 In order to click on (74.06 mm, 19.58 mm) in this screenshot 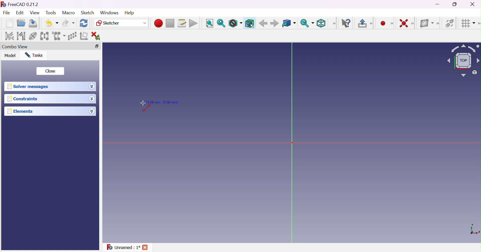, I will do `click(165, 102)`.